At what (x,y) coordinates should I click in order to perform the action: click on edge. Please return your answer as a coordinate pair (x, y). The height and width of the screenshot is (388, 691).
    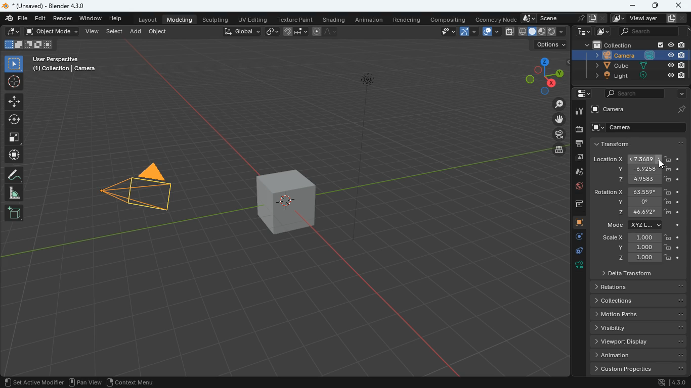
    Looking at the image, I should click on (575, 252).